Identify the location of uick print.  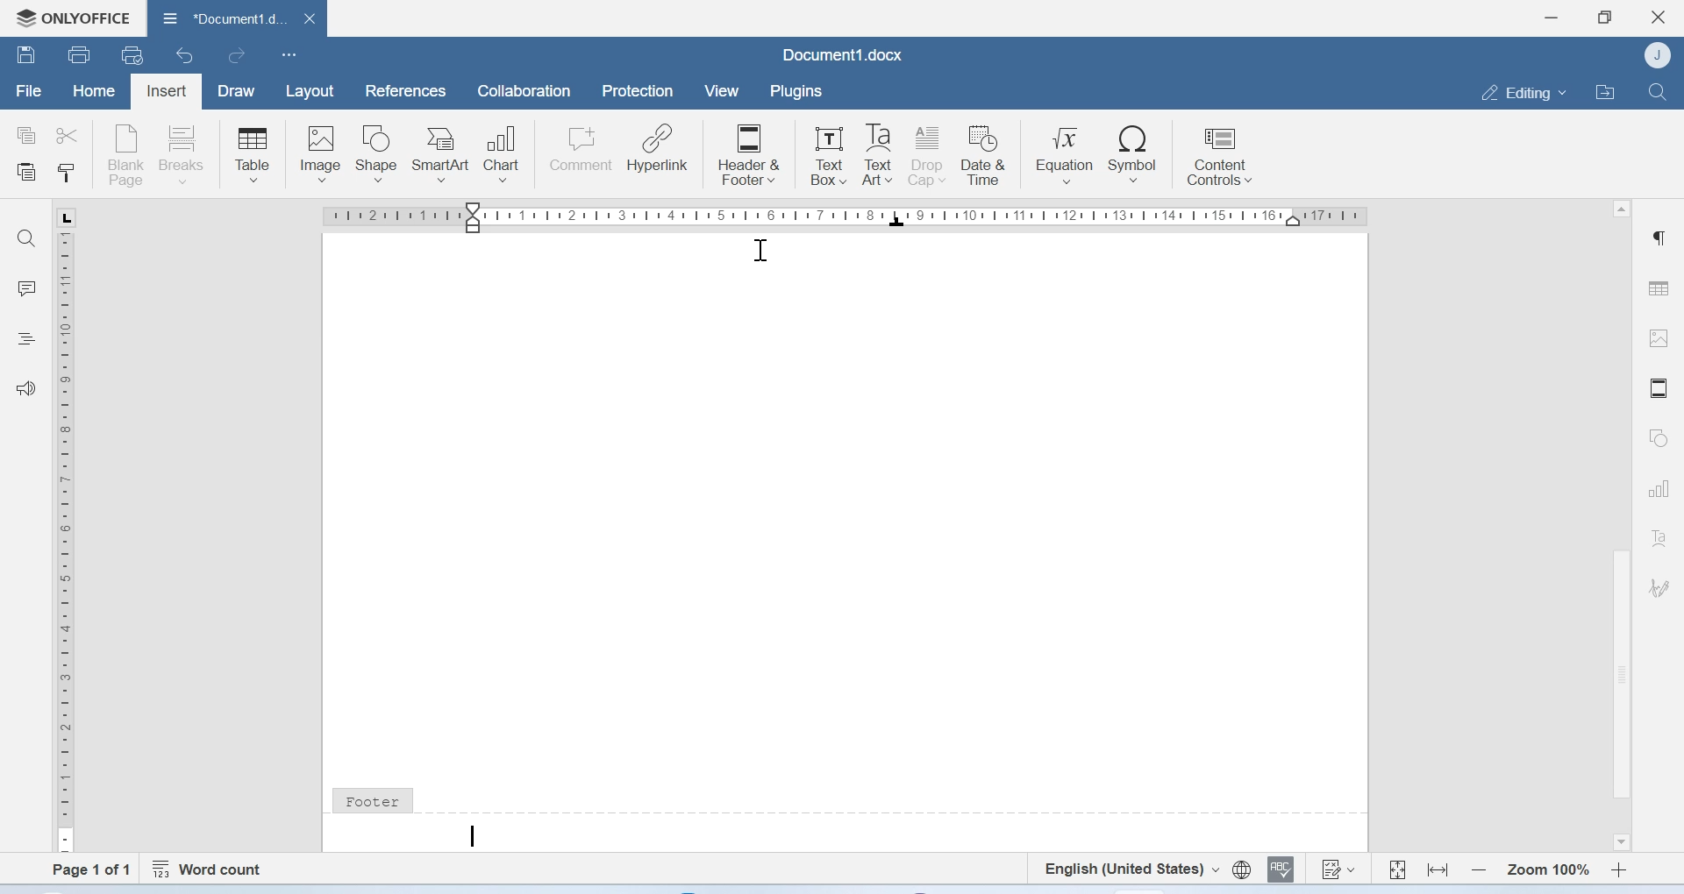
(135, 56).